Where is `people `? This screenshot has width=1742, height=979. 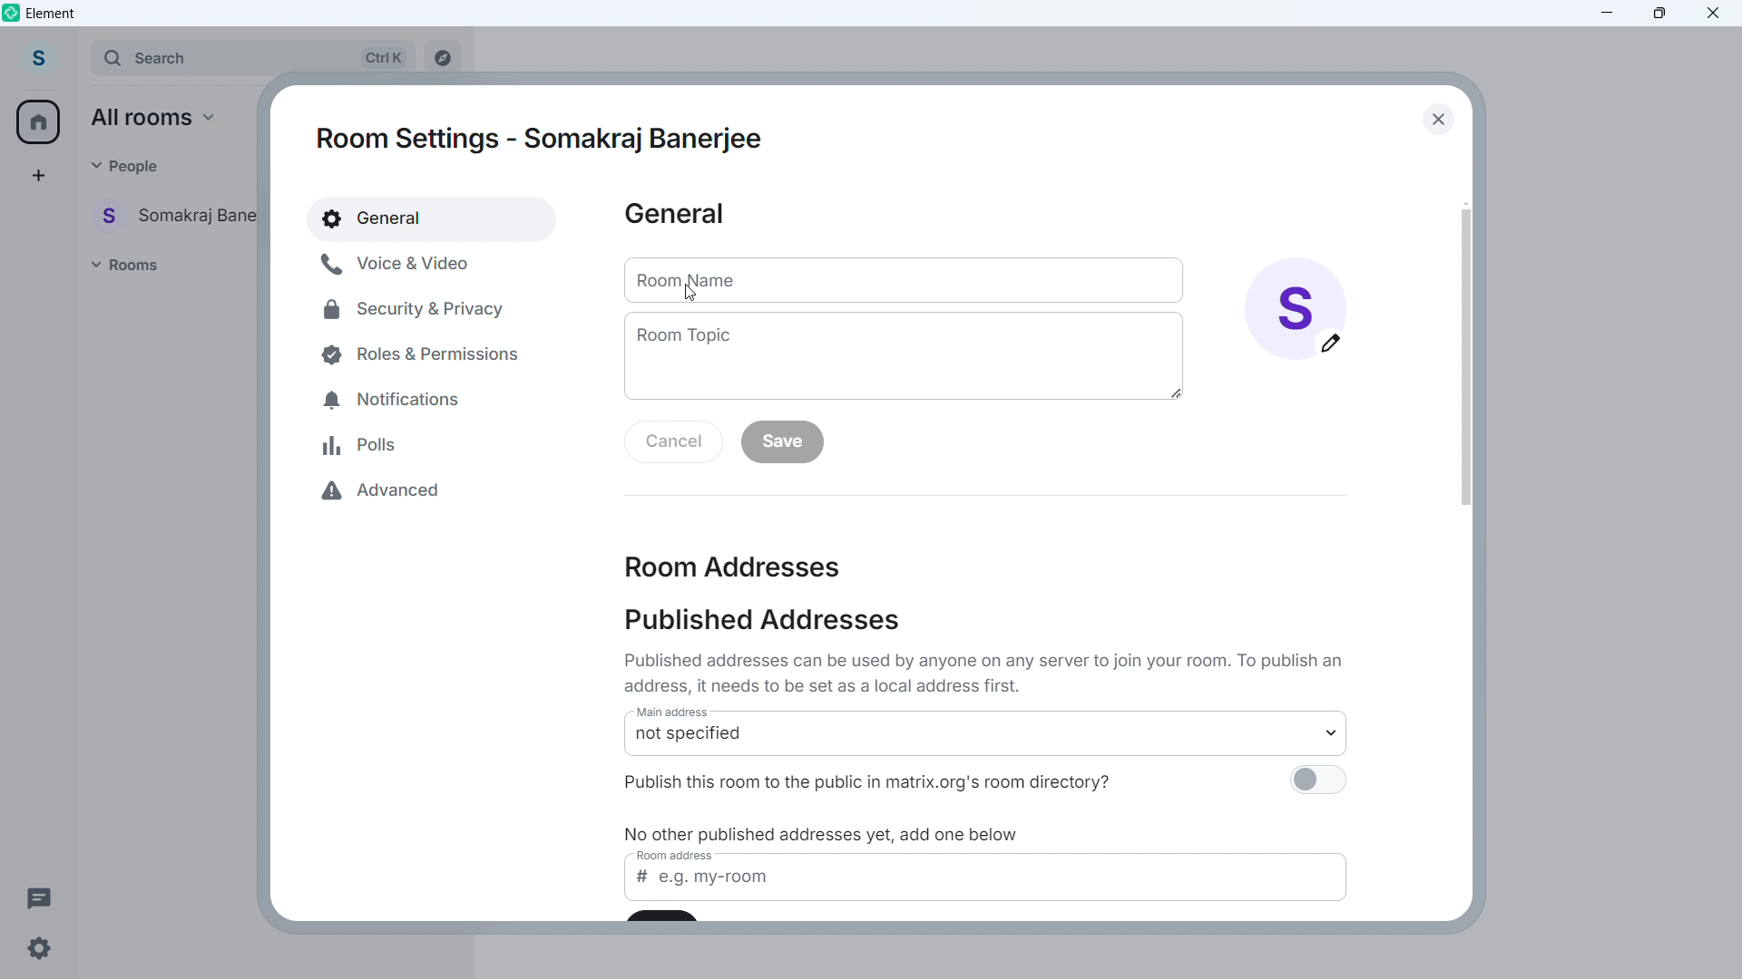
people  is located at coordinates (125, 165).